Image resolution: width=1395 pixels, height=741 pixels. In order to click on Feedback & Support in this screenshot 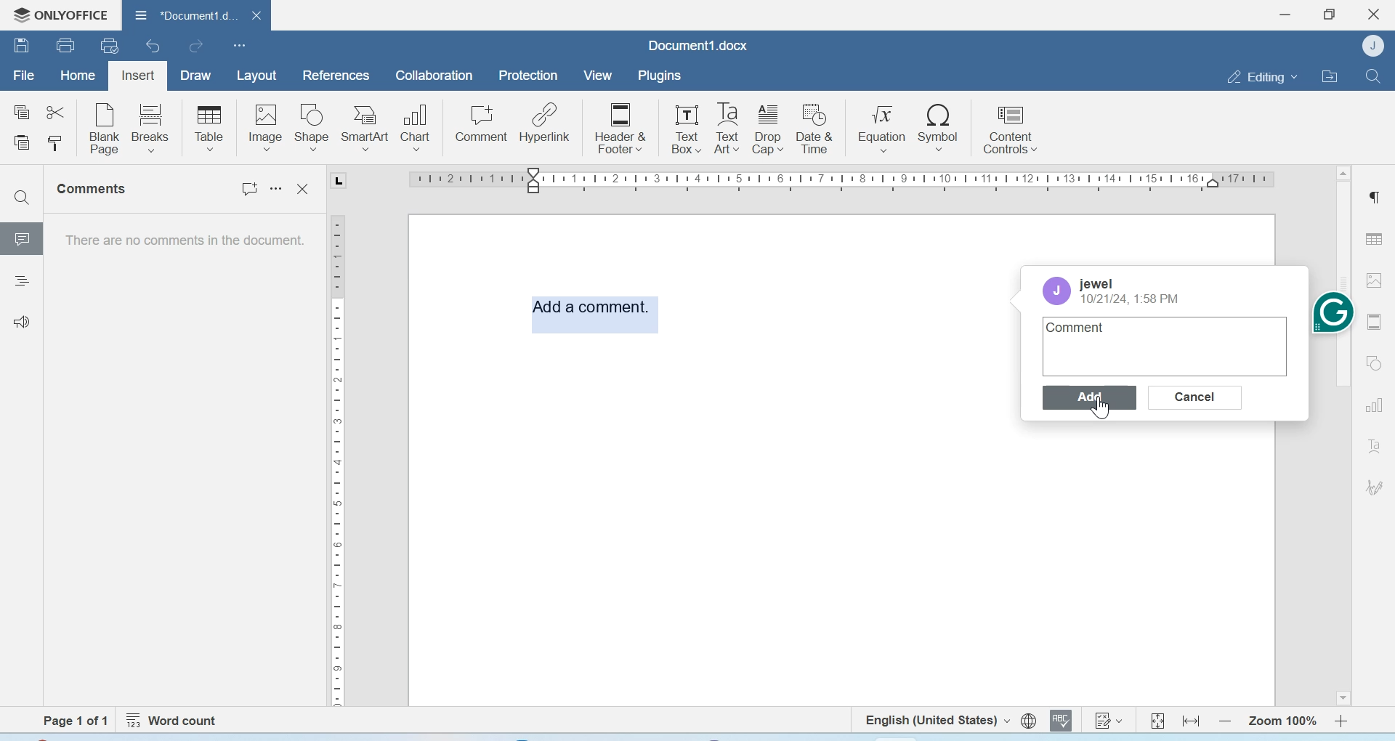, I will do `click(23, 321)`.